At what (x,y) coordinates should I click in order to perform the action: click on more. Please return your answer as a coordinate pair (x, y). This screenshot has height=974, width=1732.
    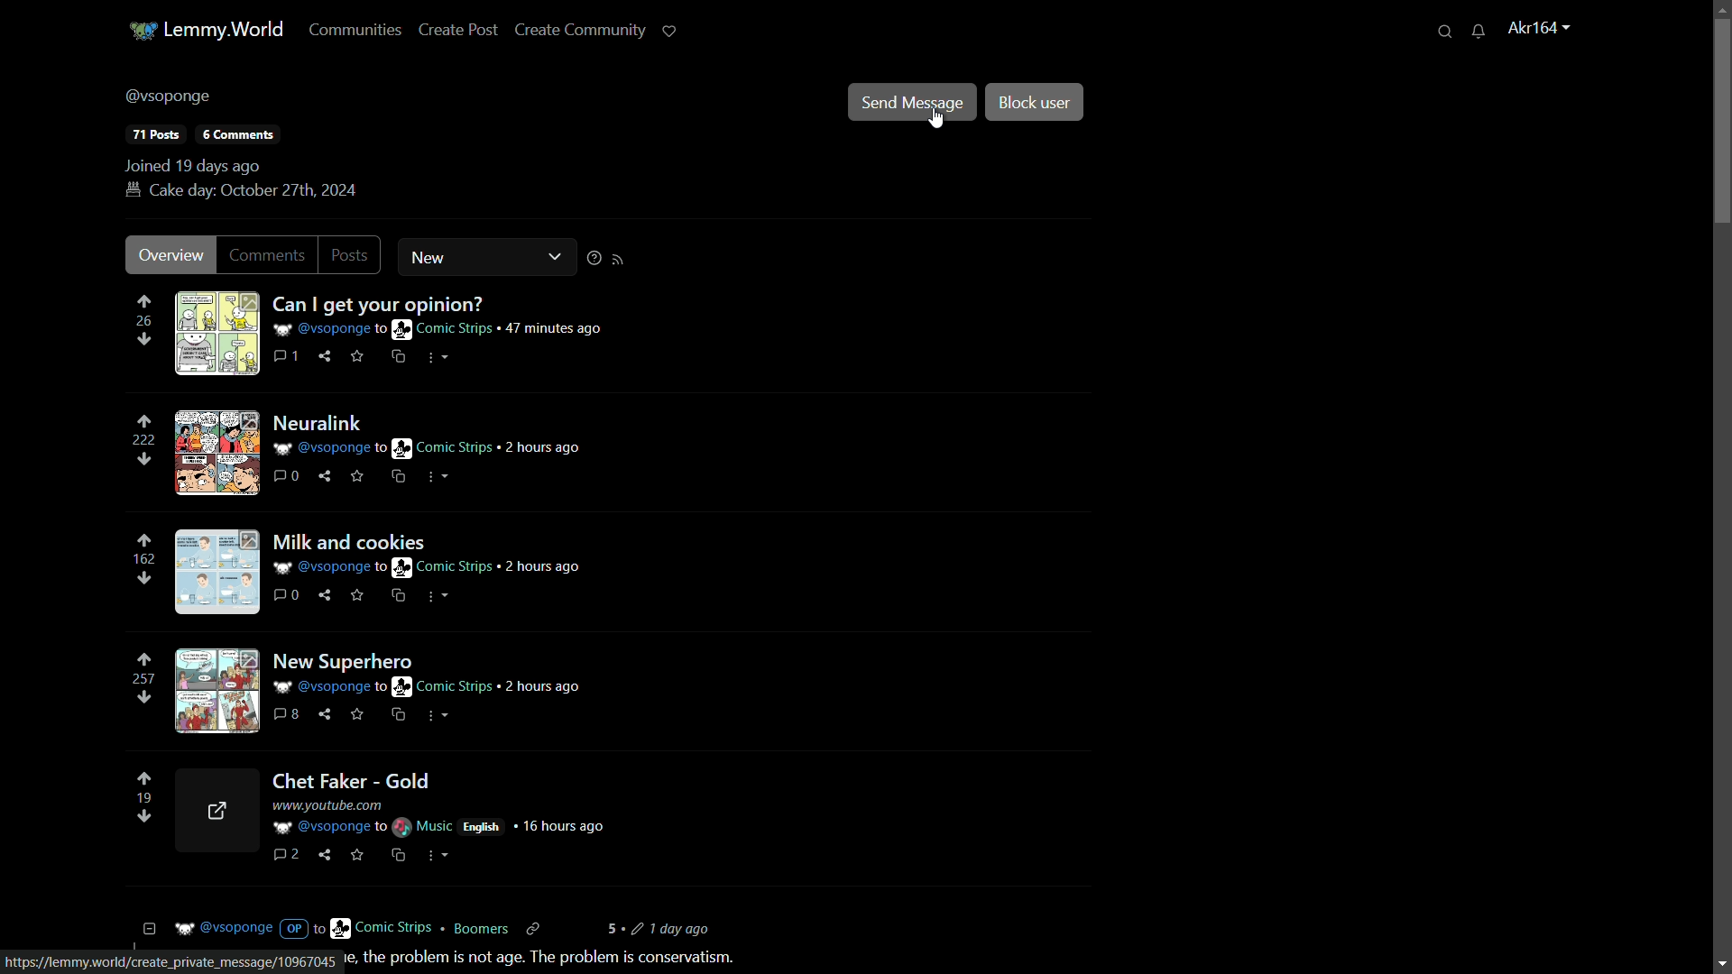
    Looking at the image, I should click on (442, 858).